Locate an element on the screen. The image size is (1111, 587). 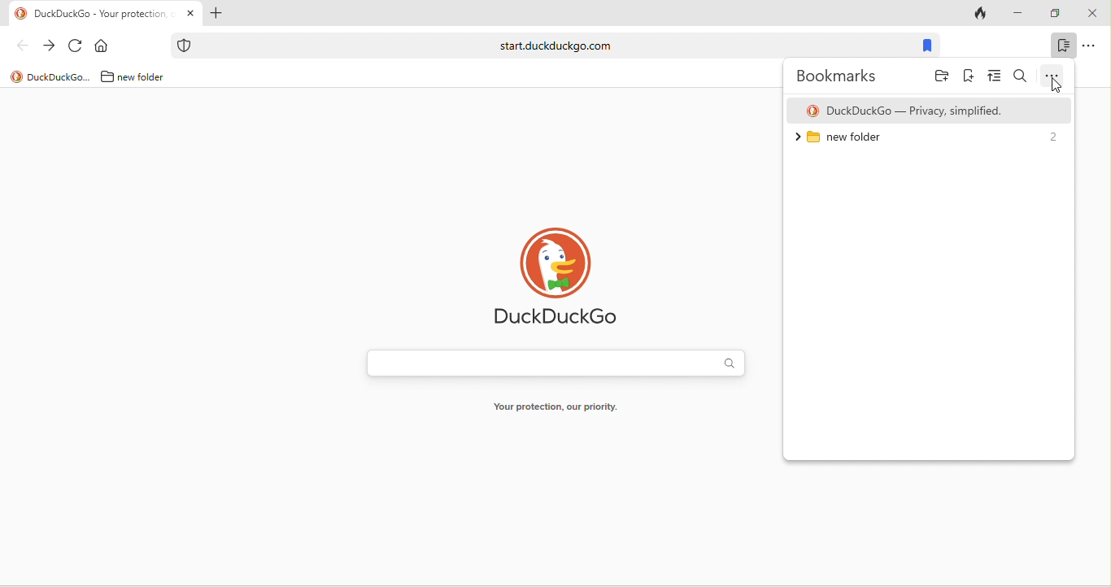
home is located at coordinates (105, 46).